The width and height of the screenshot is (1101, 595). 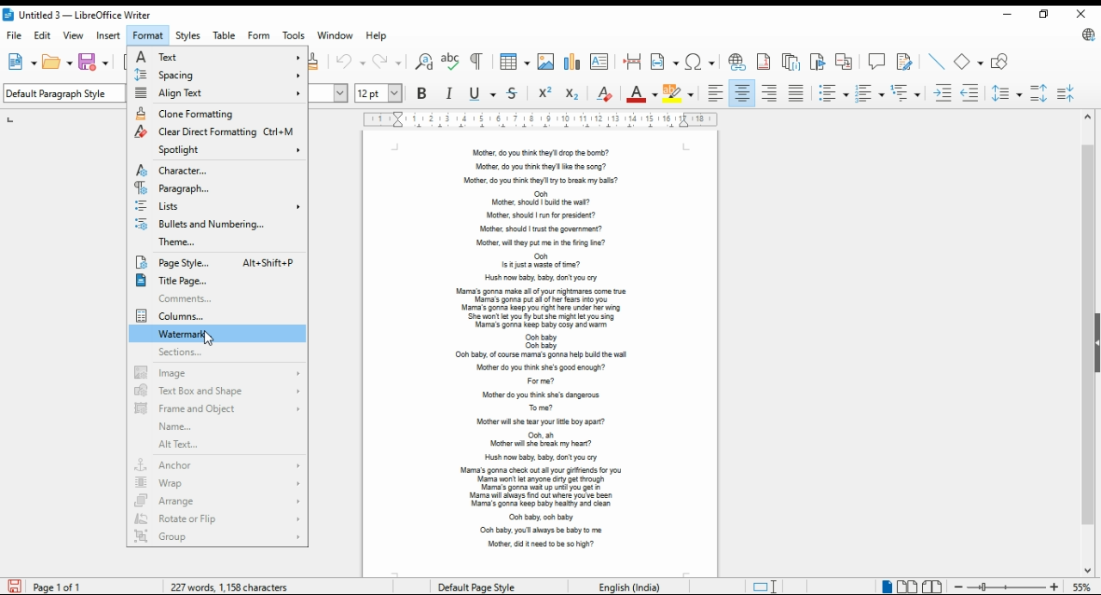 What do you see at coordinates (57, 62) in the screenshot?
I see `open` at bounding box center [57, 62].